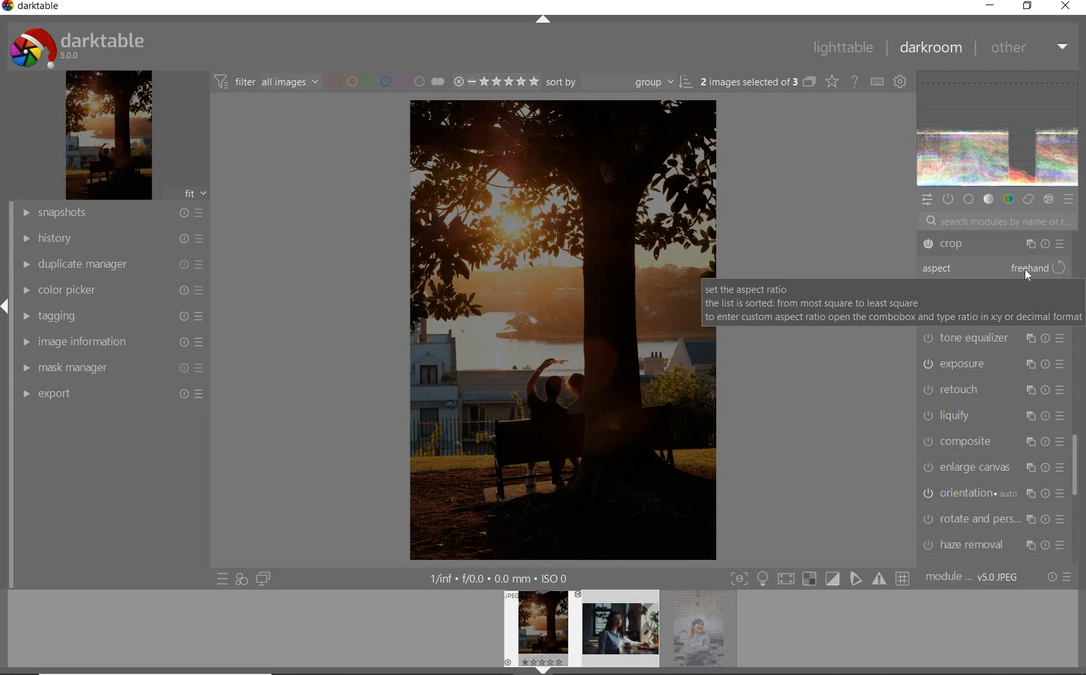 This screenshot has width=1086, height=675. What do you see at coordinates (1076, 466) in the screenshot?
I see `scrollbar` at bounding box center [1076, 466].